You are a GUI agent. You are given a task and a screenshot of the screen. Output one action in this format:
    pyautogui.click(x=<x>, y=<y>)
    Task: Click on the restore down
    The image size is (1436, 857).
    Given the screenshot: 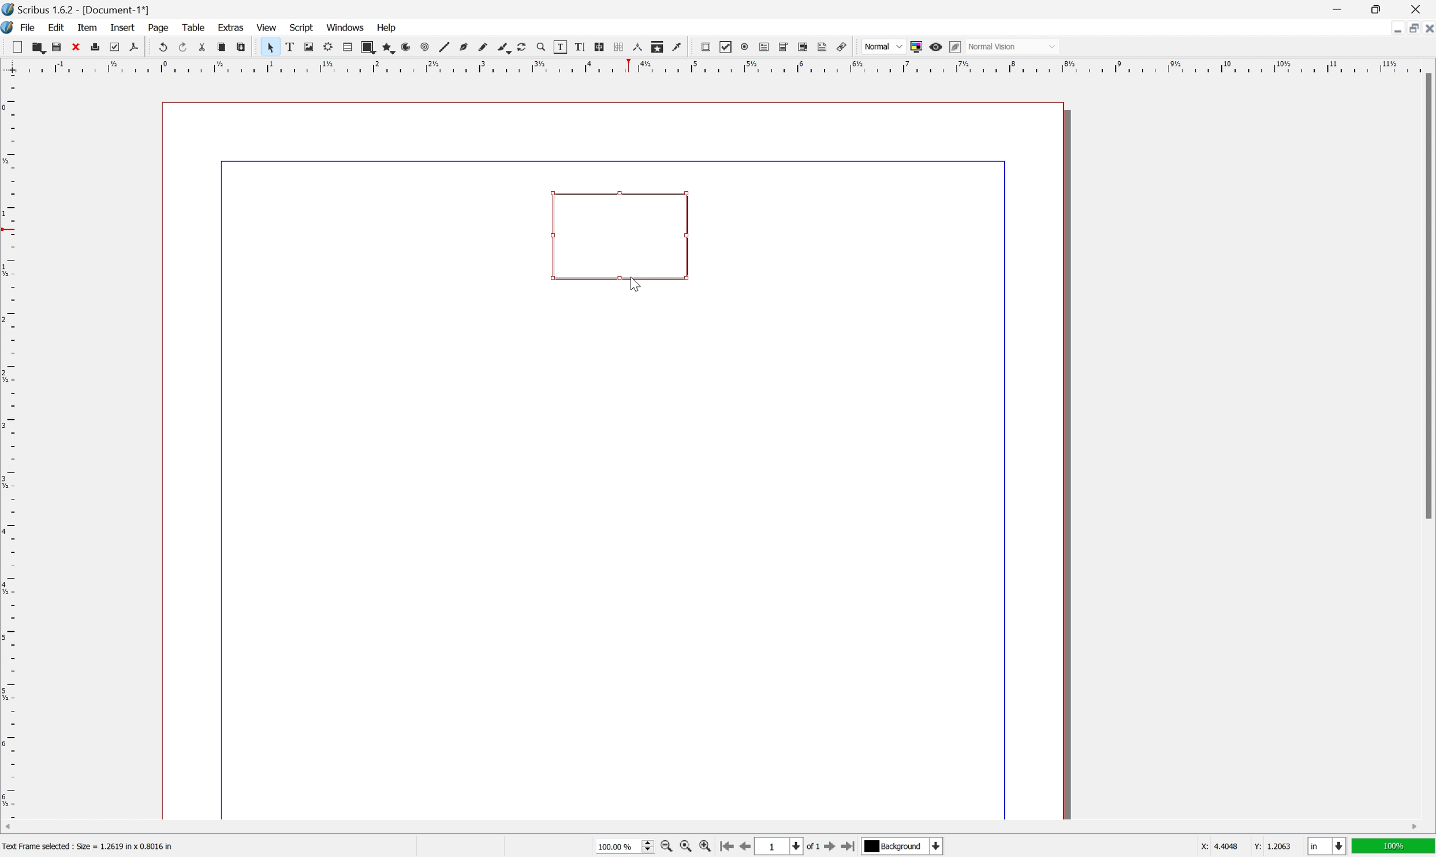 What is the action you would take?
    pyautogui.click(x=1381, y=9)
    